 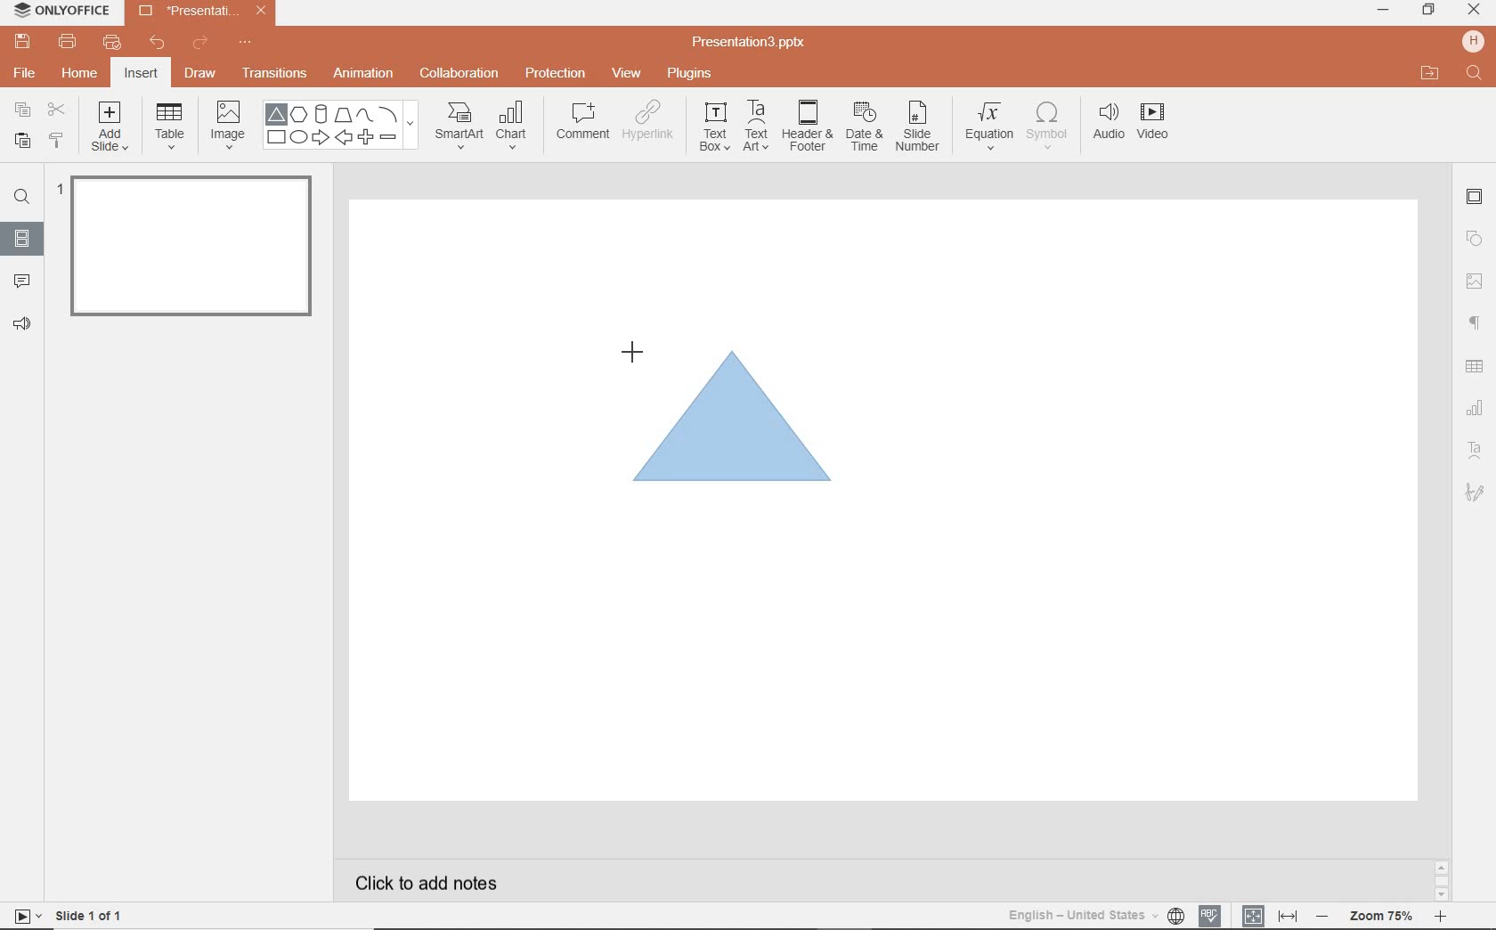 I want to click on SHAPE SETTINGS, so click(x=1472, y=238).